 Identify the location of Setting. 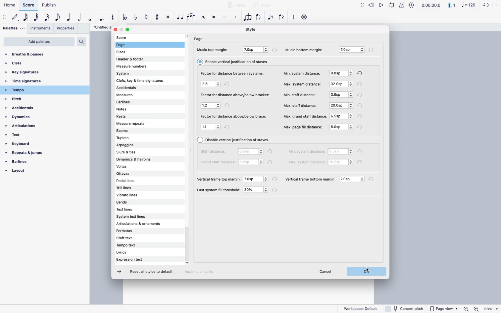
(410, 5).